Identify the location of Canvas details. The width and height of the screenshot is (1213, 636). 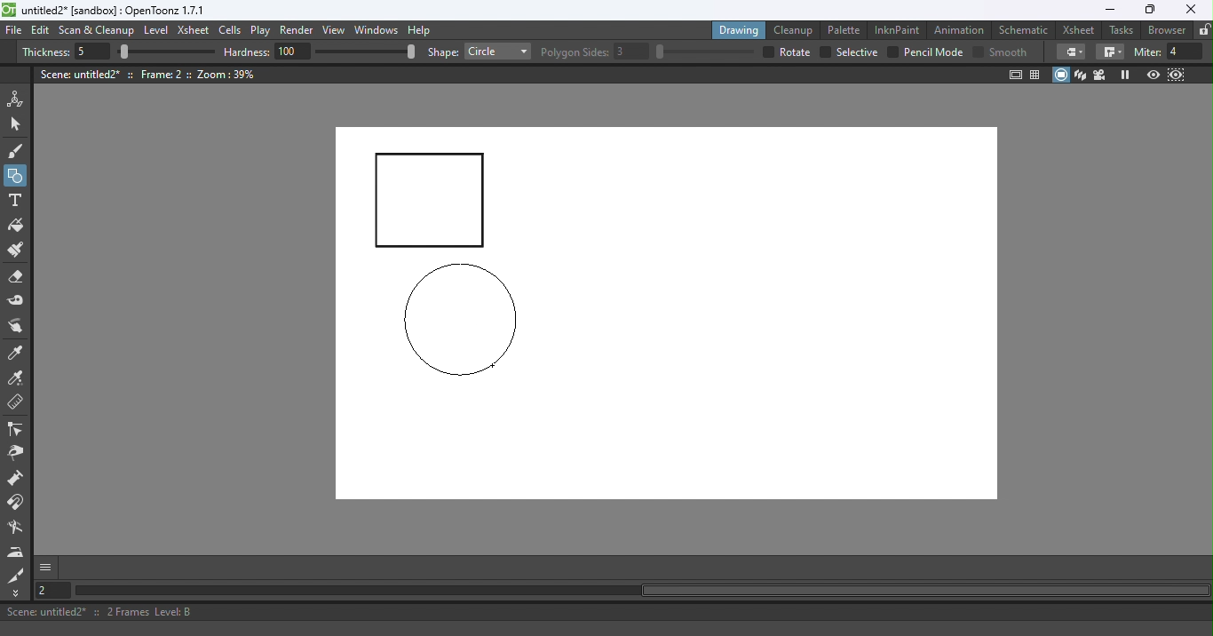
(150, 74).